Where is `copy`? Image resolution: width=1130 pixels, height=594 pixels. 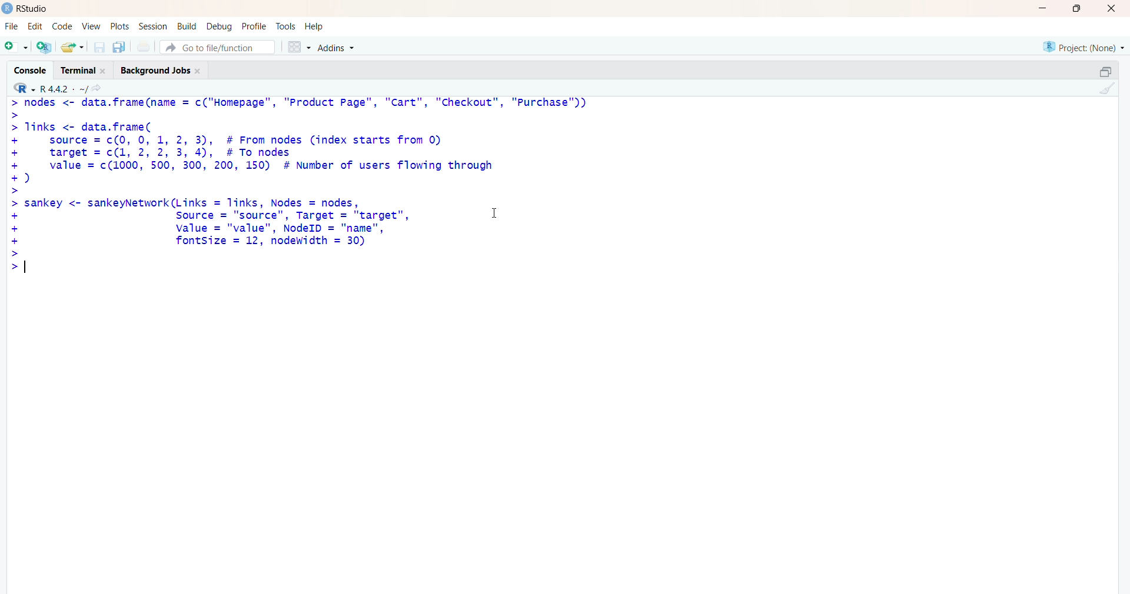
copy is located at coordinates (1097, 69).